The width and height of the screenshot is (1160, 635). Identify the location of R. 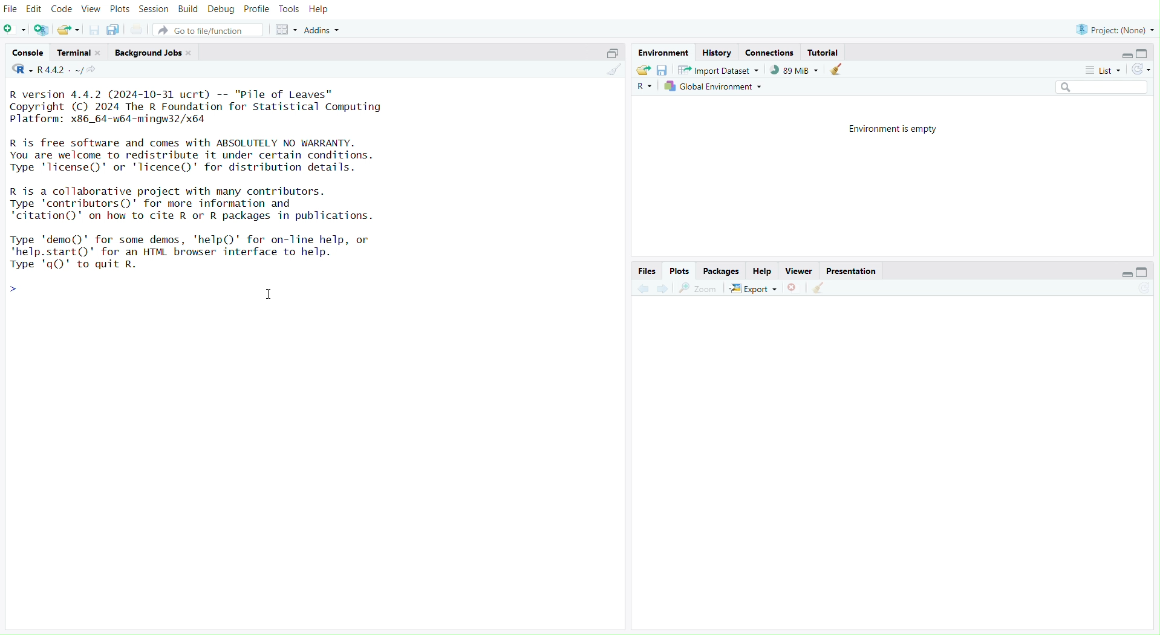
(645, 85).